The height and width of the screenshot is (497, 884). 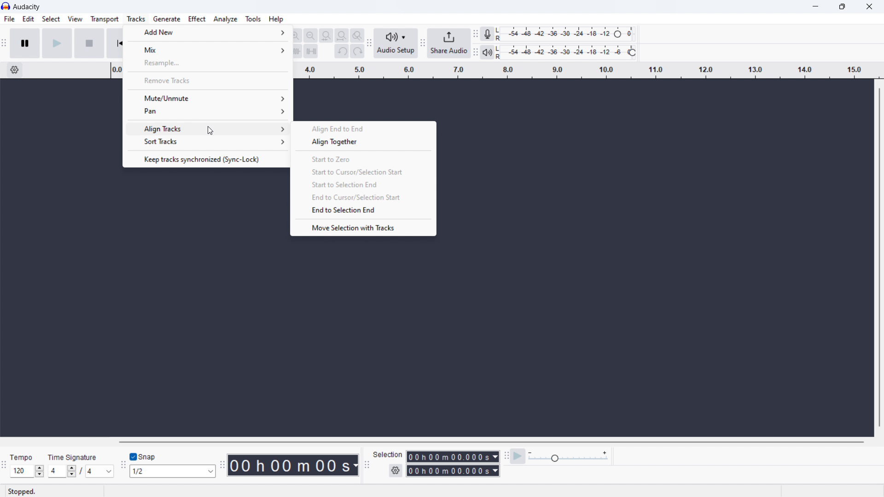 I want to click on end to selection end, so click(x=363, y=211).